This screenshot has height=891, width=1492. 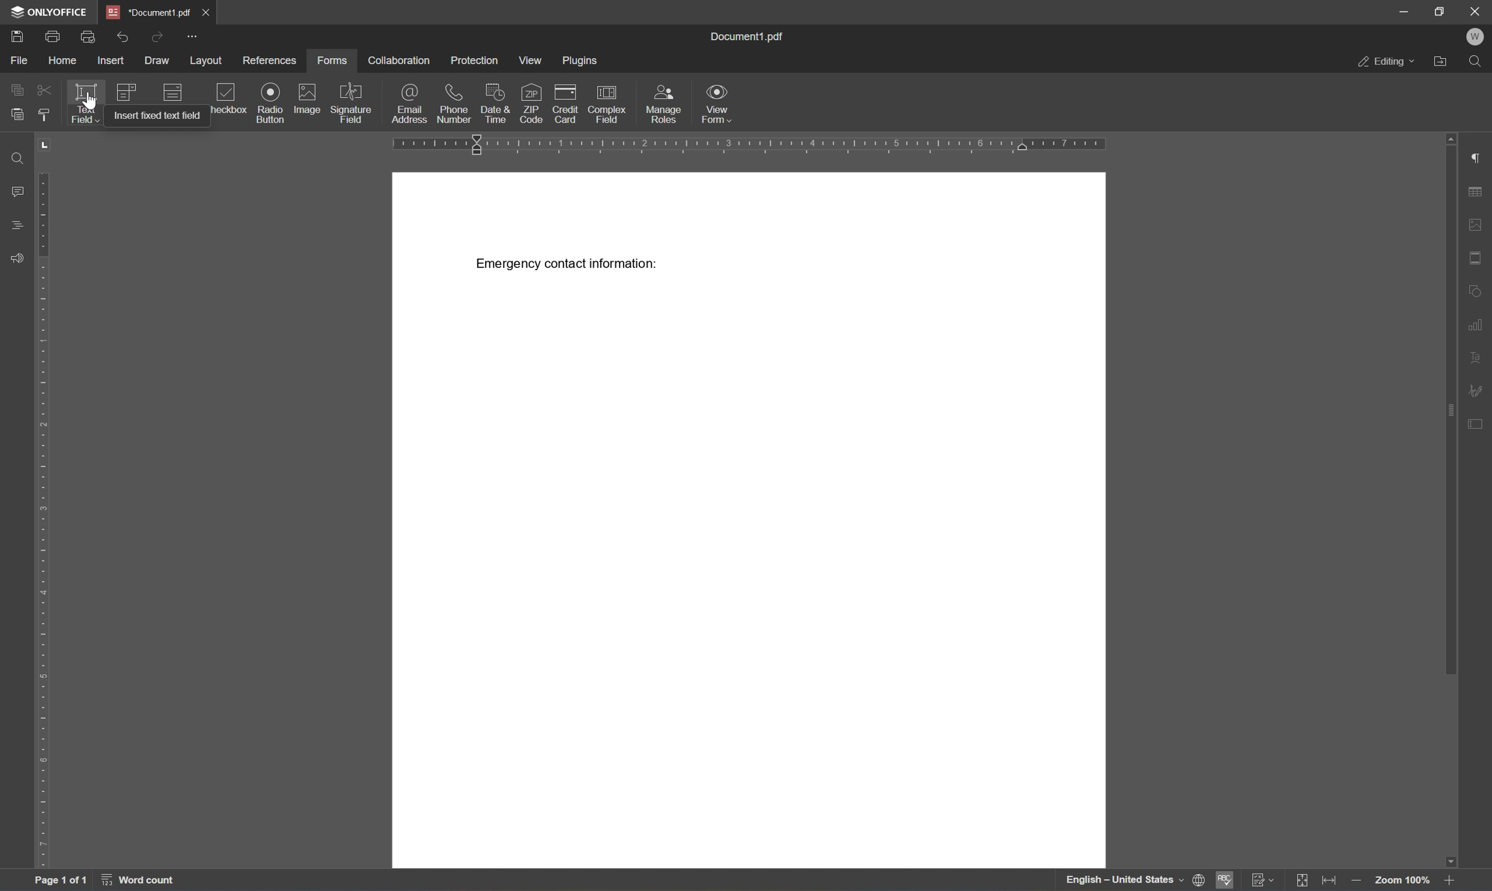 I want to click on spell checking, so click(x=1226, y=881).